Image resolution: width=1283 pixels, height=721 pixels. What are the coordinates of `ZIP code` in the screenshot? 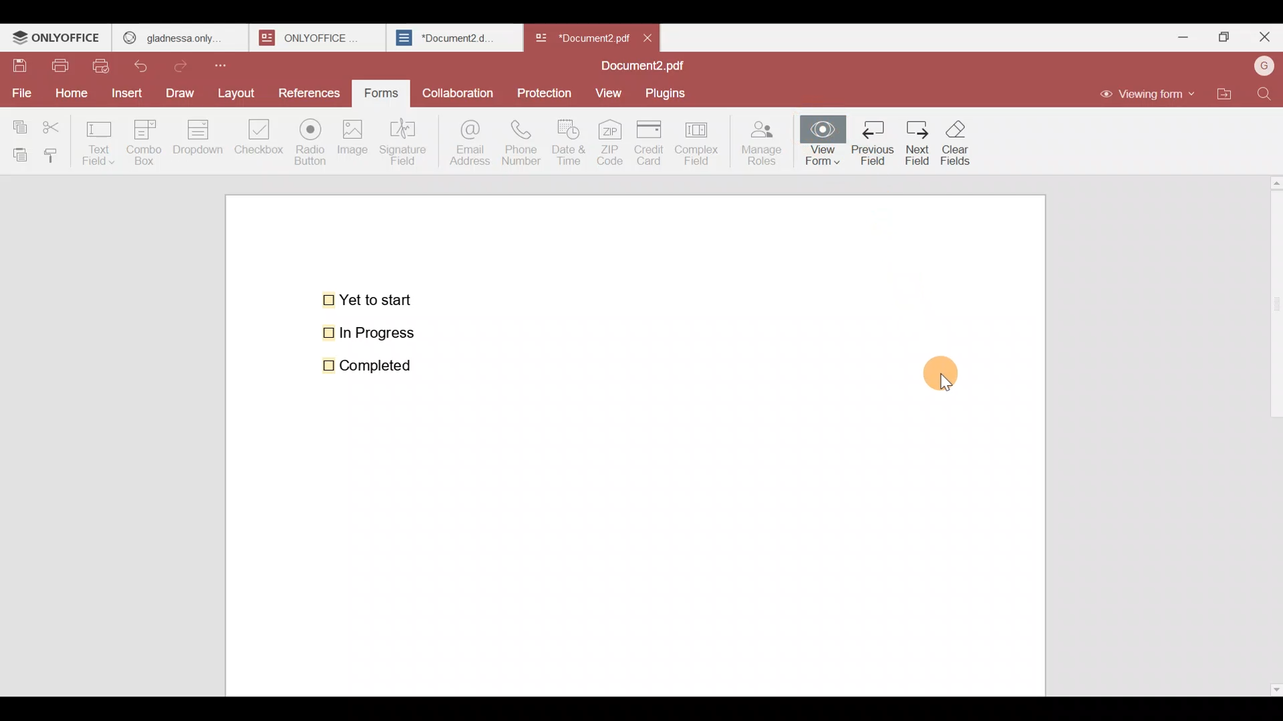 It's located at (609, 144).